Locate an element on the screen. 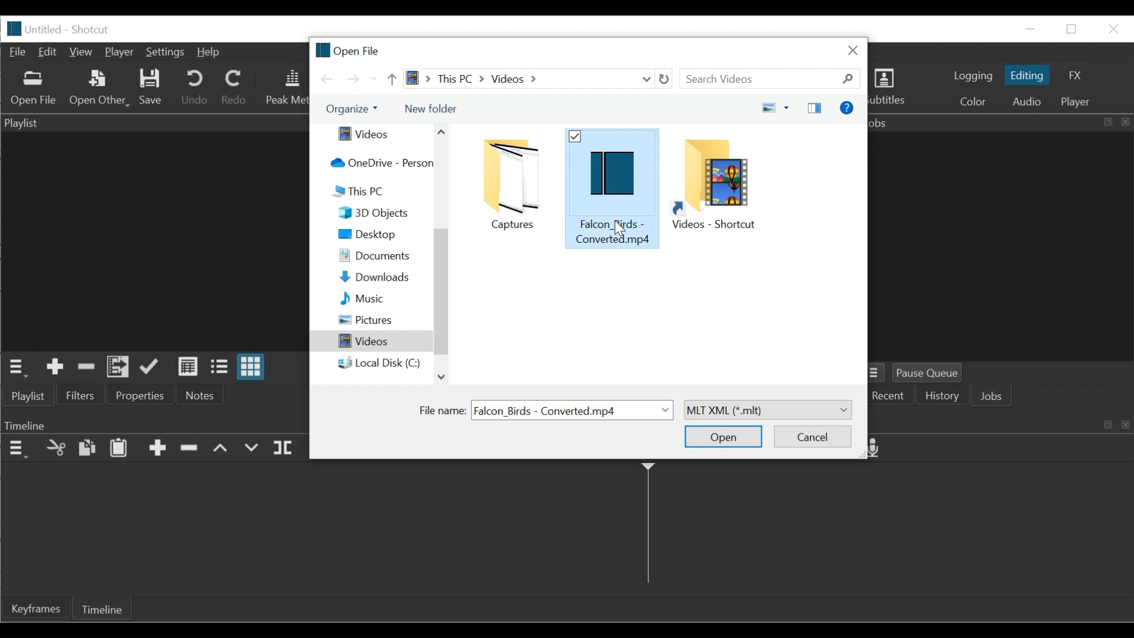  Video Shotcut is located at coordinates (718, 184).